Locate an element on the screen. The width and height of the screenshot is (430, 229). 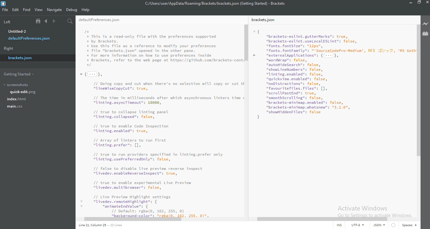
extension manager is located at coordinates (425, 33).